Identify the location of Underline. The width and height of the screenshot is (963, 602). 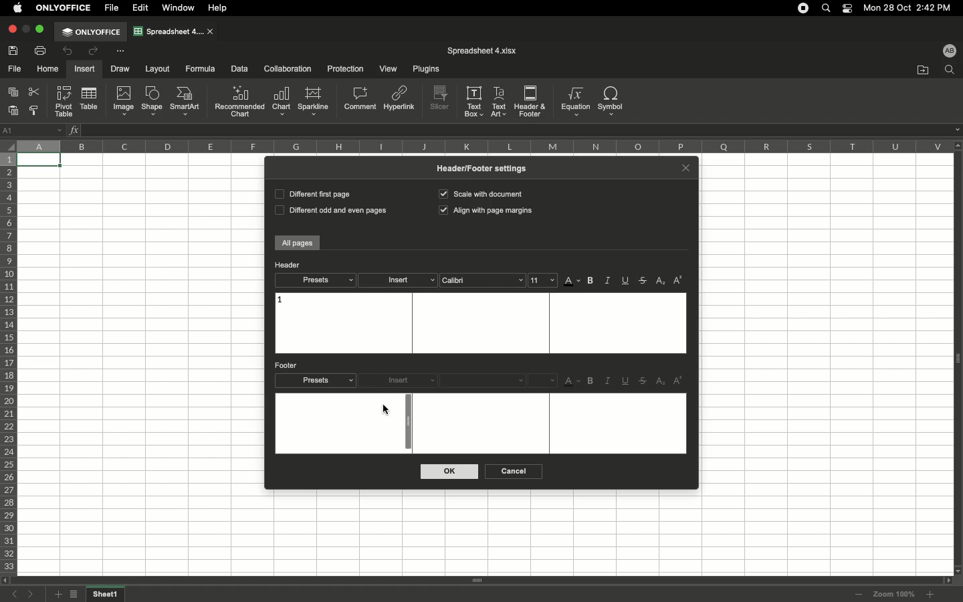
(627, 280).